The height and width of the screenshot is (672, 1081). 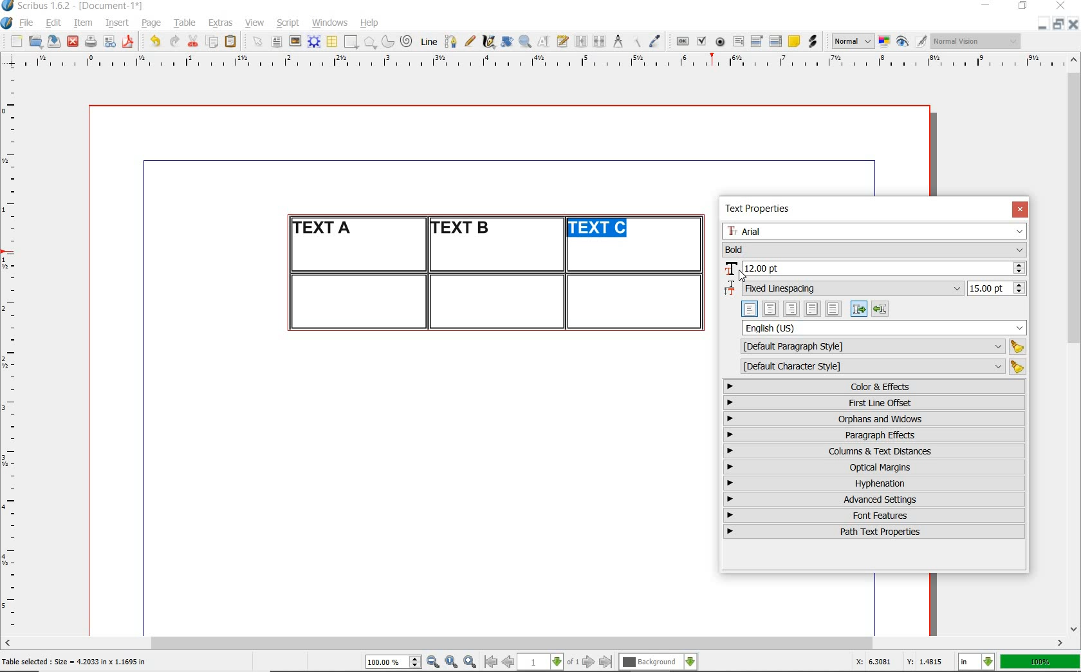 I want to click on print, so click(x=90, y=41).